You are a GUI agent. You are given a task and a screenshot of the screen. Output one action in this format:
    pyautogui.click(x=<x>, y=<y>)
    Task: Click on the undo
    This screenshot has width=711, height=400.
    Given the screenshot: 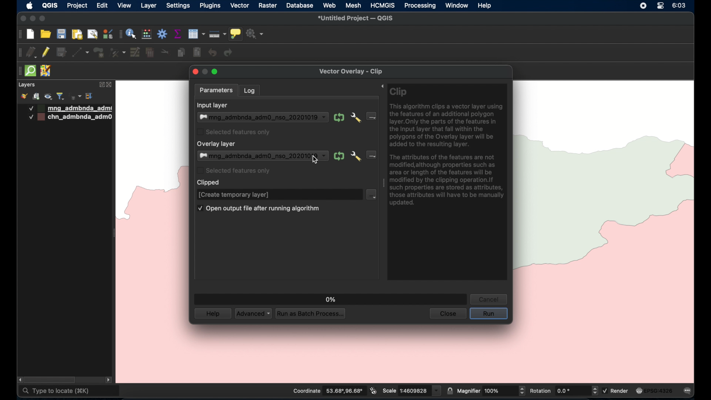 What is the action you would take?
    pyautogui.click(x=213, y=53)
    